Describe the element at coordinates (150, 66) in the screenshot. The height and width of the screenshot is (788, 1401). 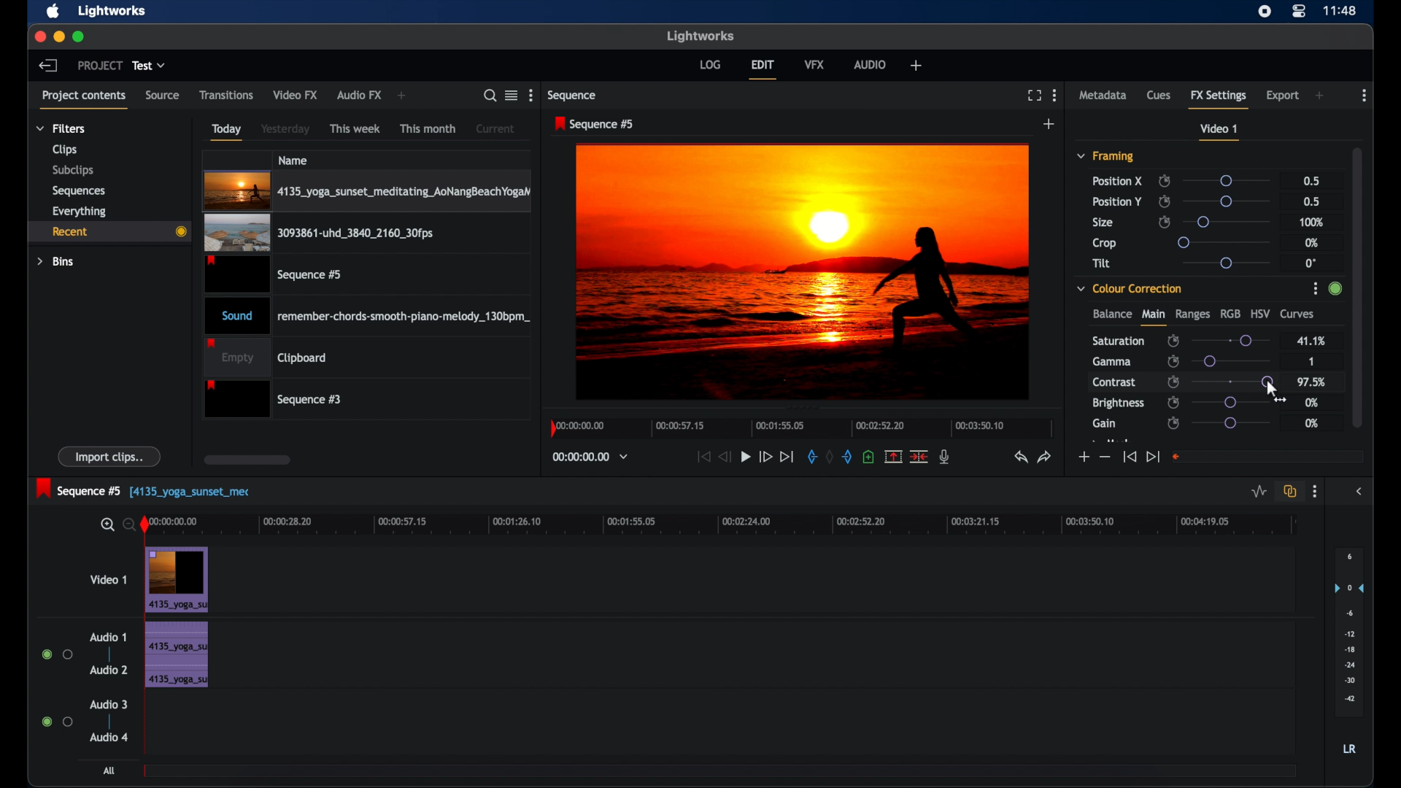
I see `test` at that location.